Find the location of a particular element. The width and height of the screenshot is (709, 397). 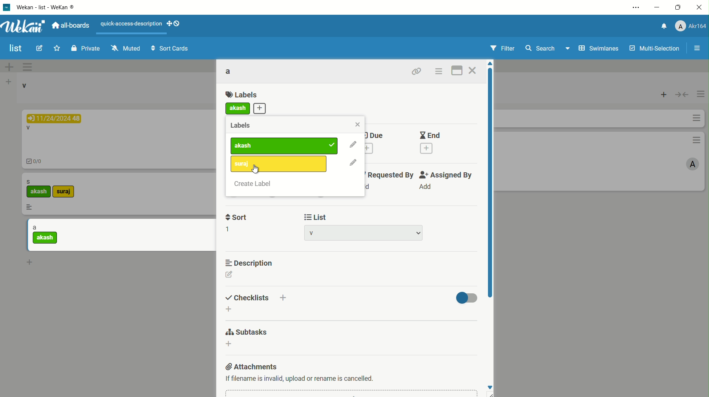

options is located at coordinates (27, 67).